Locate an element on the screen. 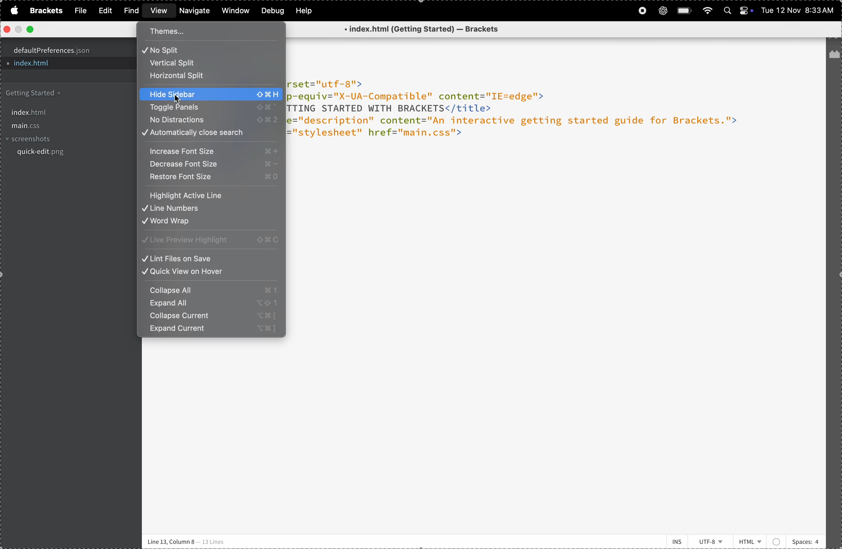  expand all is located at coordinates (211, 304).